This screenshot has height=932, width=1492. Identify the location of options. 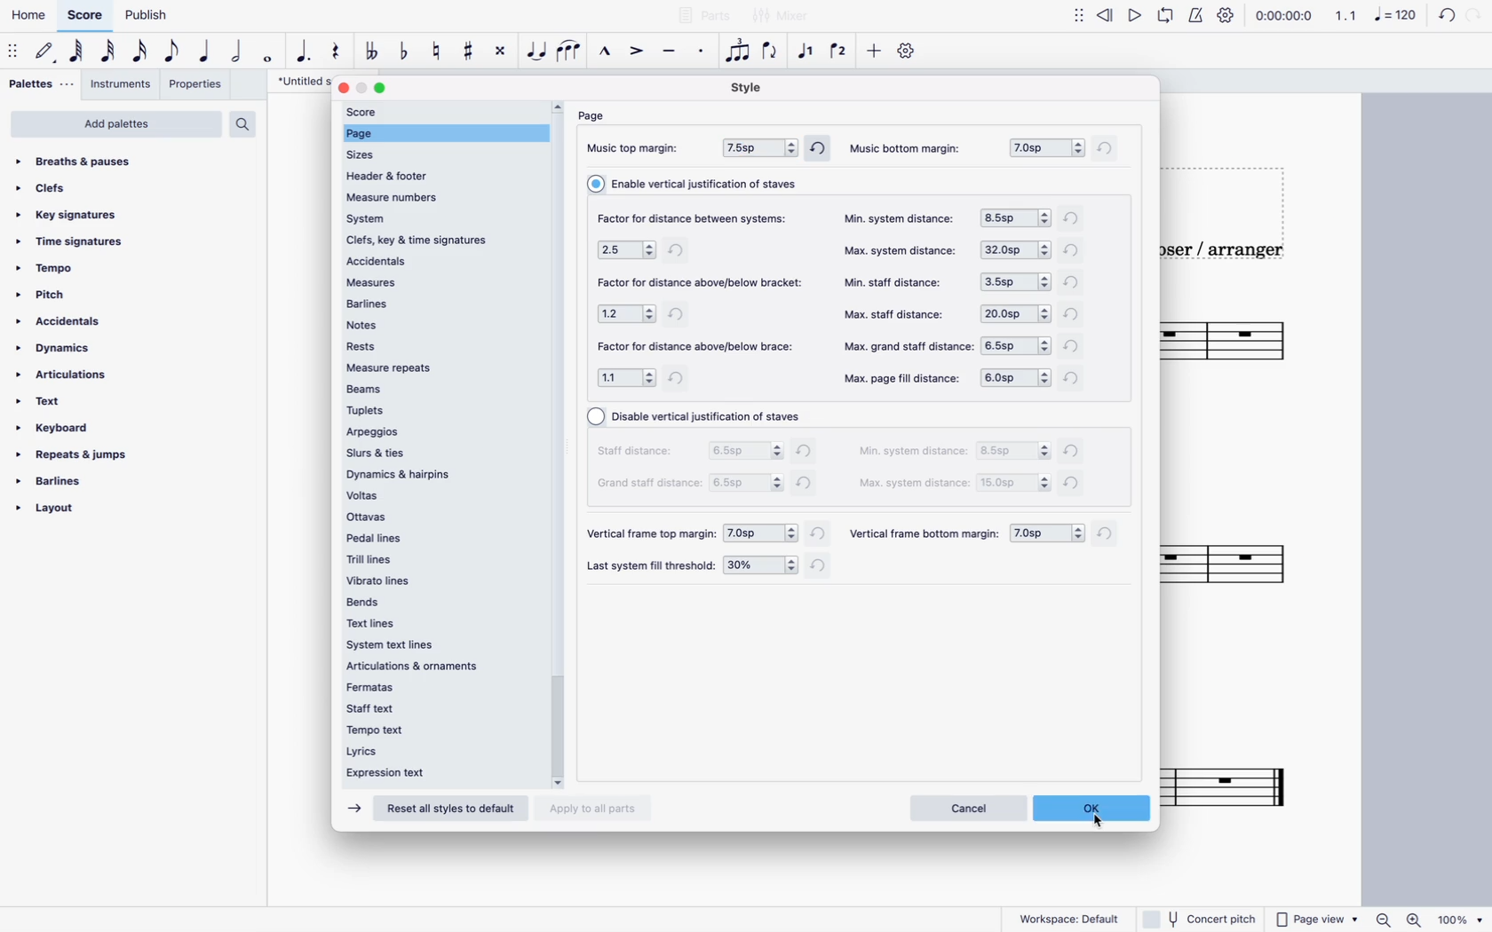
(627, 312).